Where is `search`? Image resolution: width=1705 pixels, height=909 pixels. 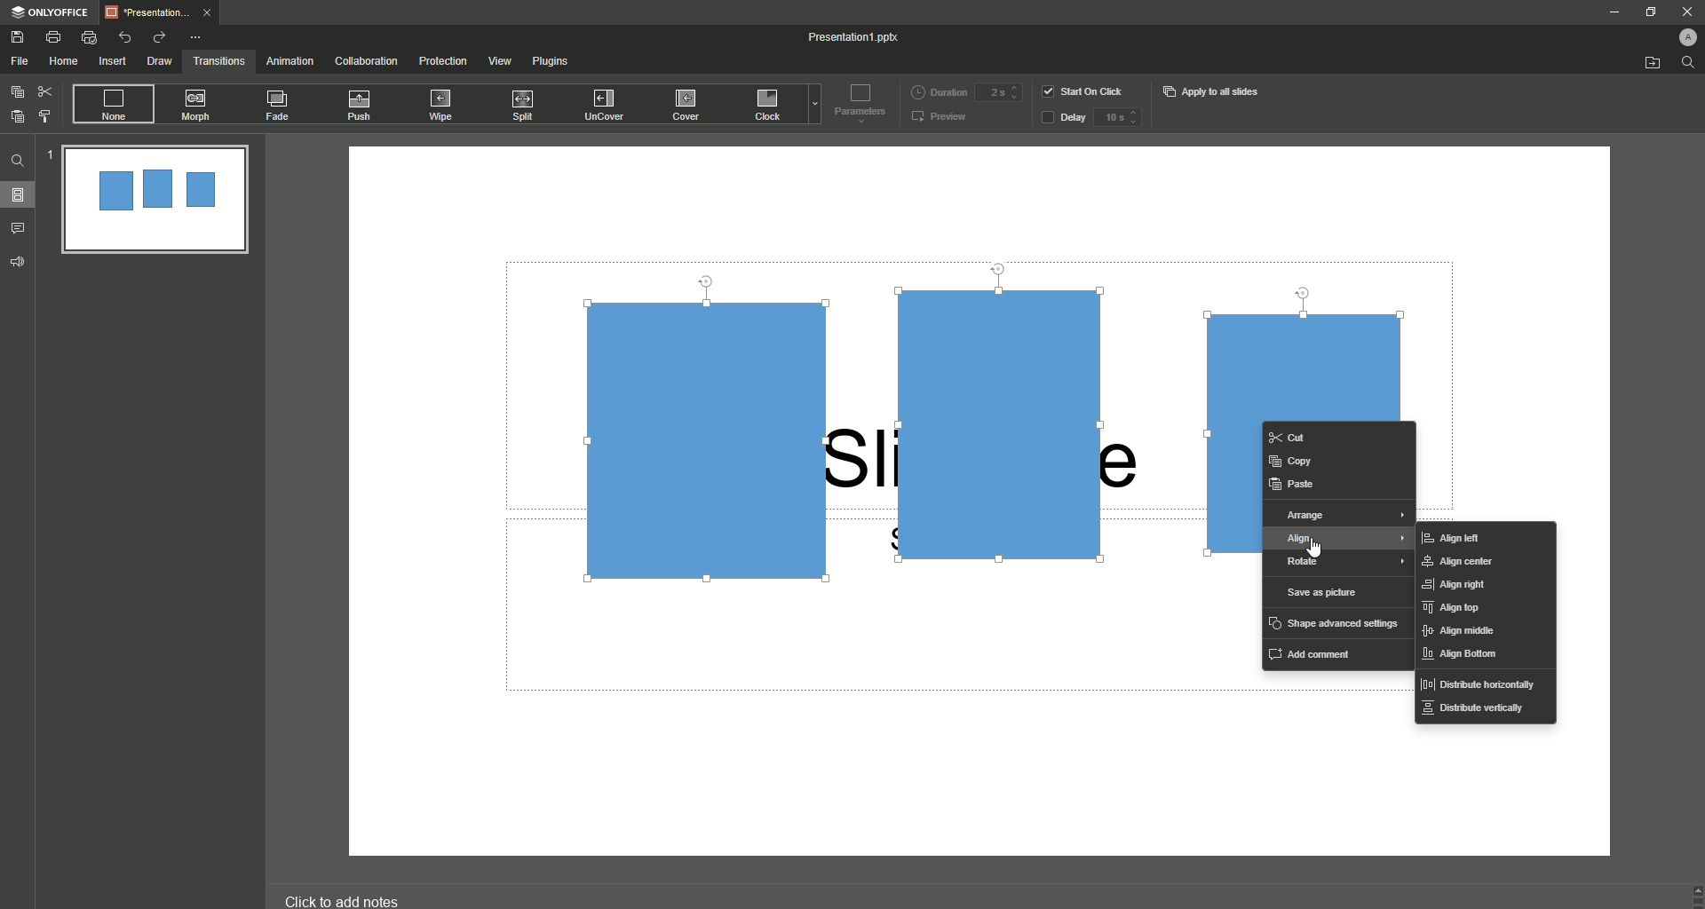 search is located at coordinates (1689, 67).